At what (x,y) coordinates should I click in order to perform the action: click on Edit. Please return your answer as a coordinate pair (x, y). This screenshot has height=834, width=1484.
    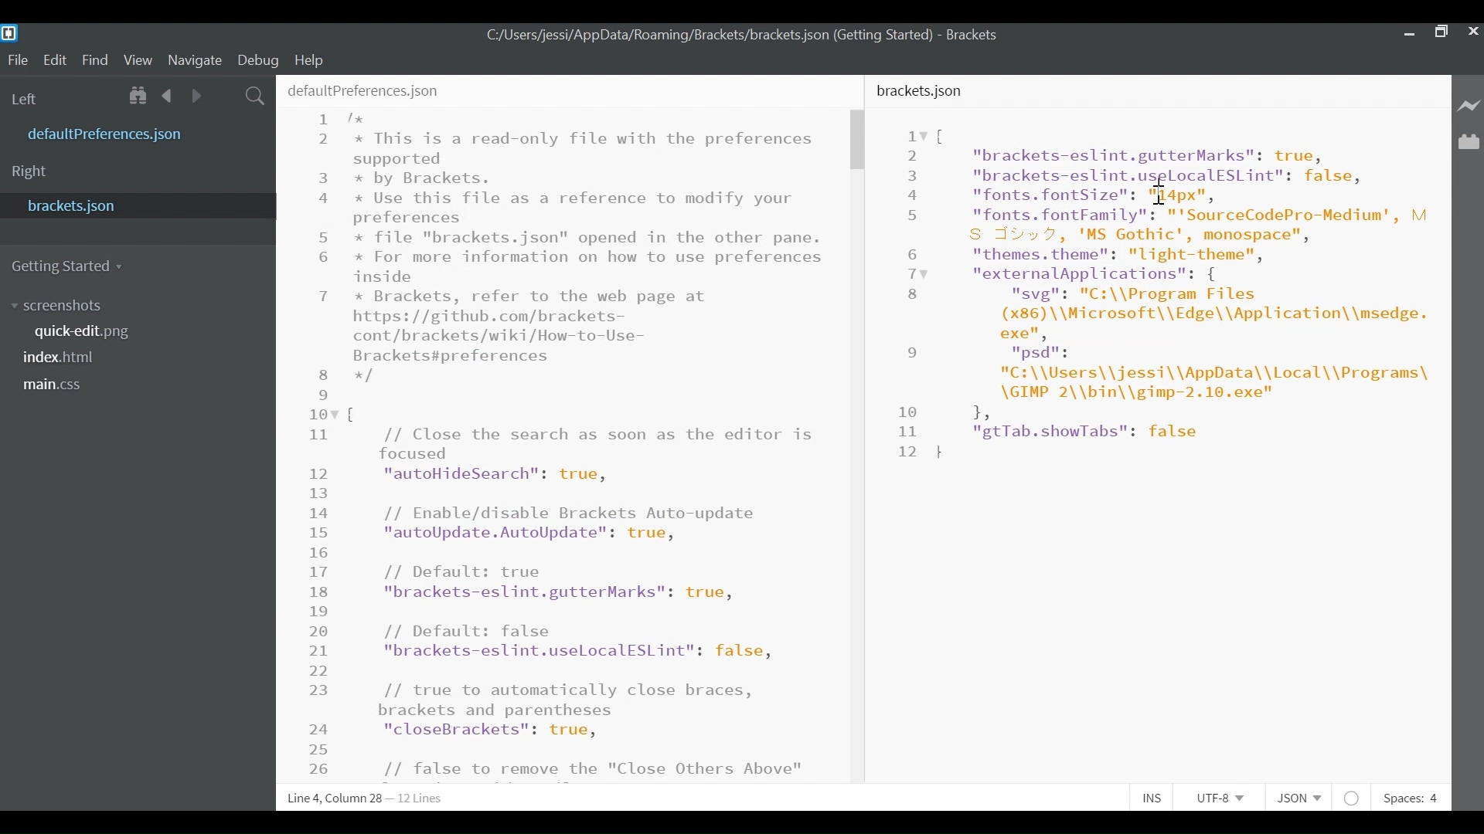
    Looking at the image, I should click on (53, 59).